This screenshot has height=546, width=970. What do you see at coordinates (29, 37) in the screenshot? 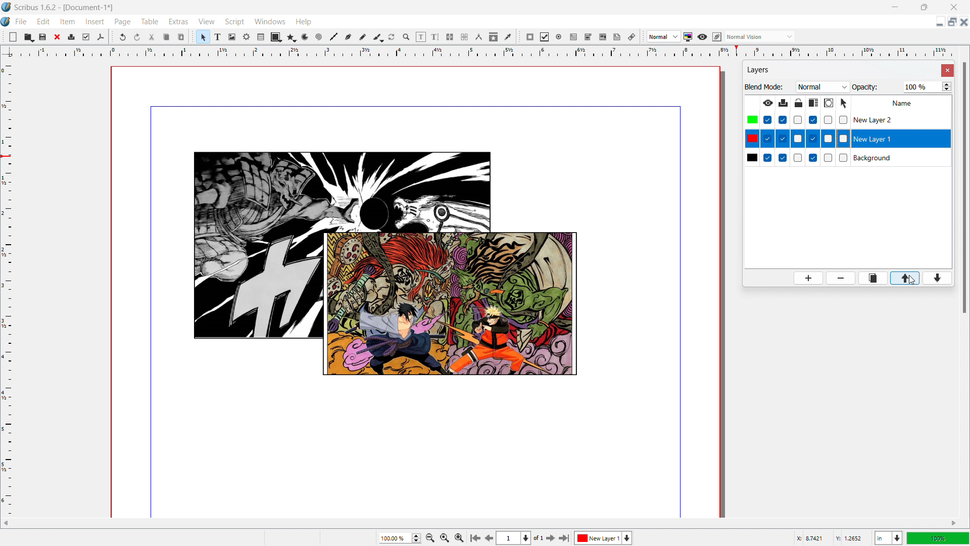
I see `open` at bounding box center [29, 37].